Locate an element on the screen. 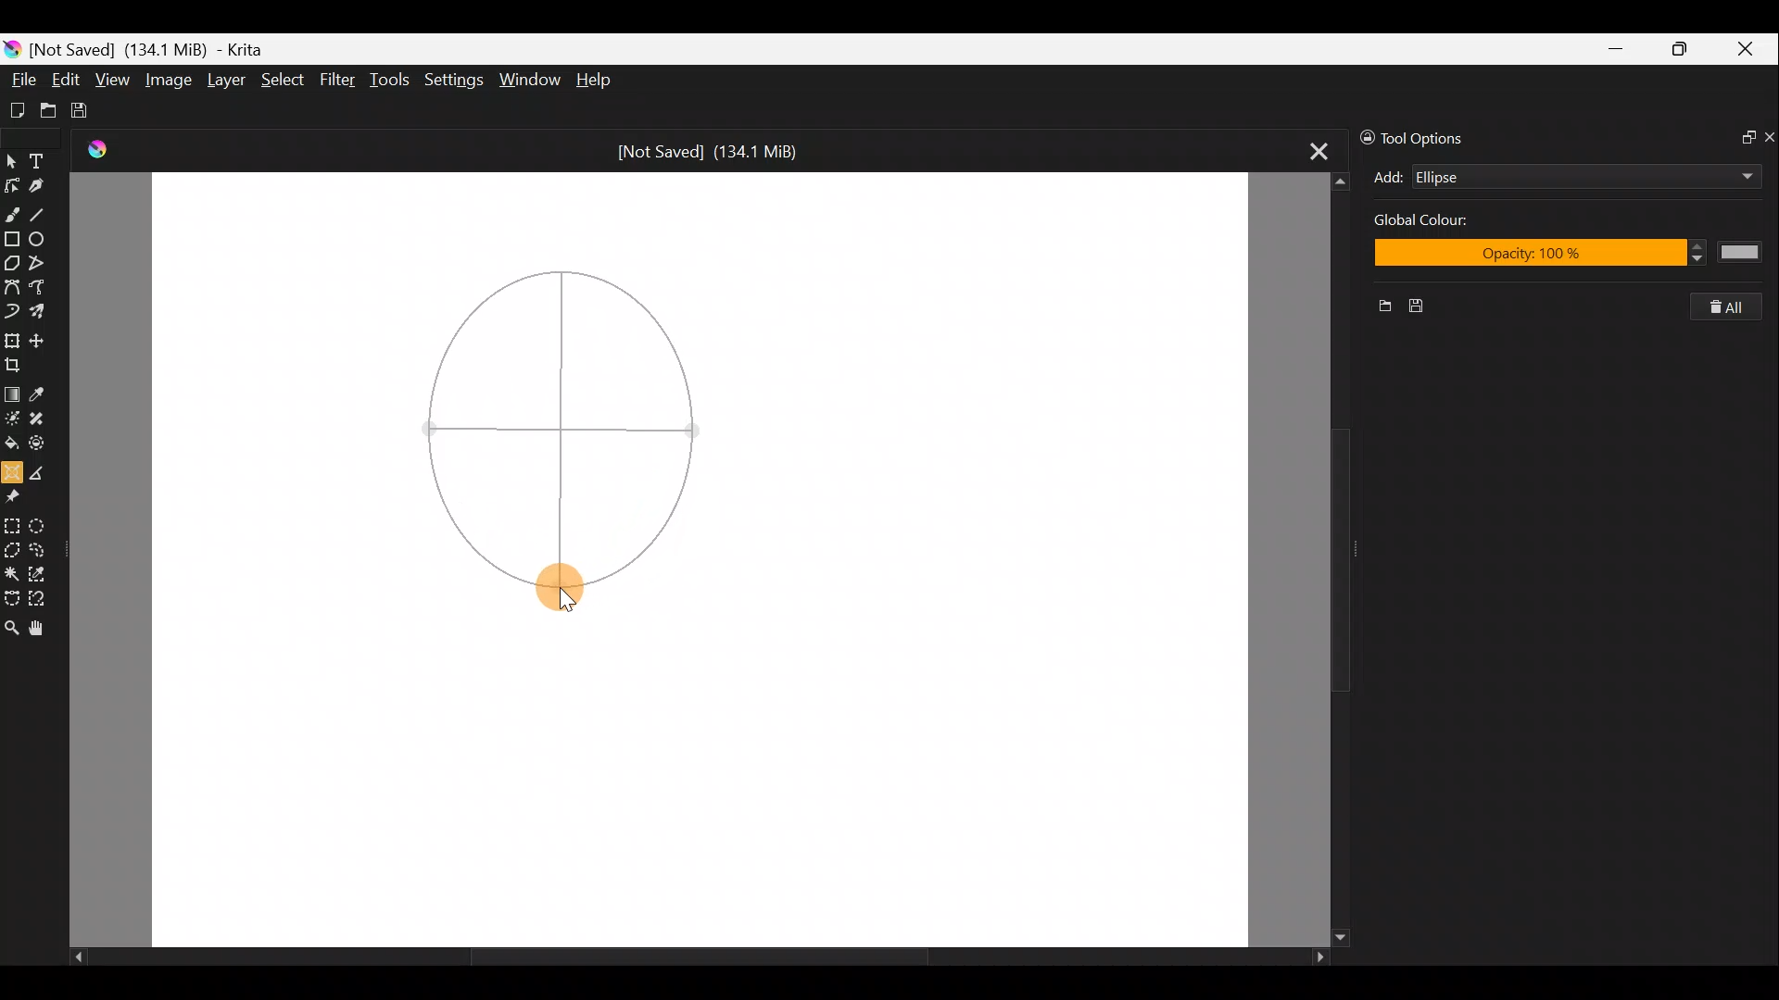 The image size is (1779, 1000). Colorize mask tool is located at coordinates (12, 419).